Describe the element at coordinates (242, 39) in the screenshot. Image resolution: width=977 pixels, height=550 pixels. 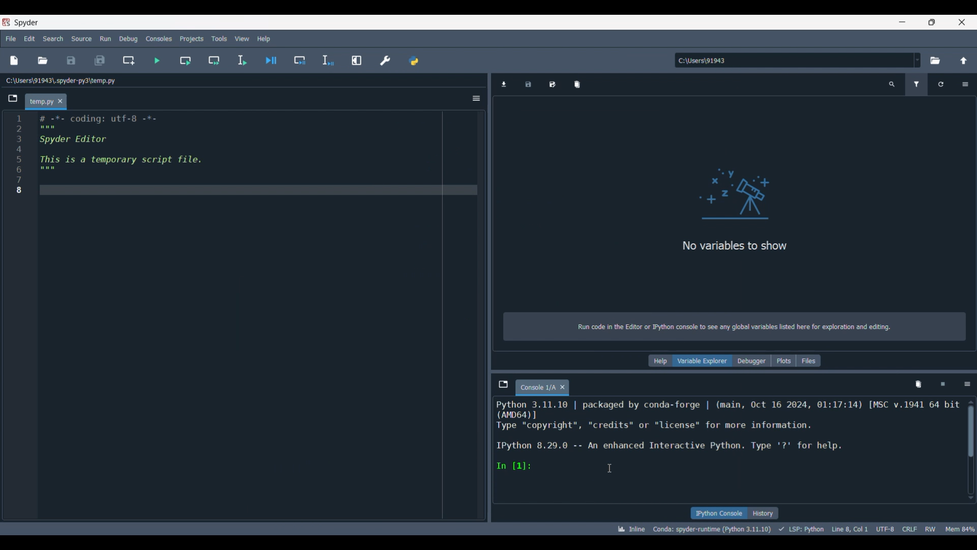
I see `View menu` at that location.